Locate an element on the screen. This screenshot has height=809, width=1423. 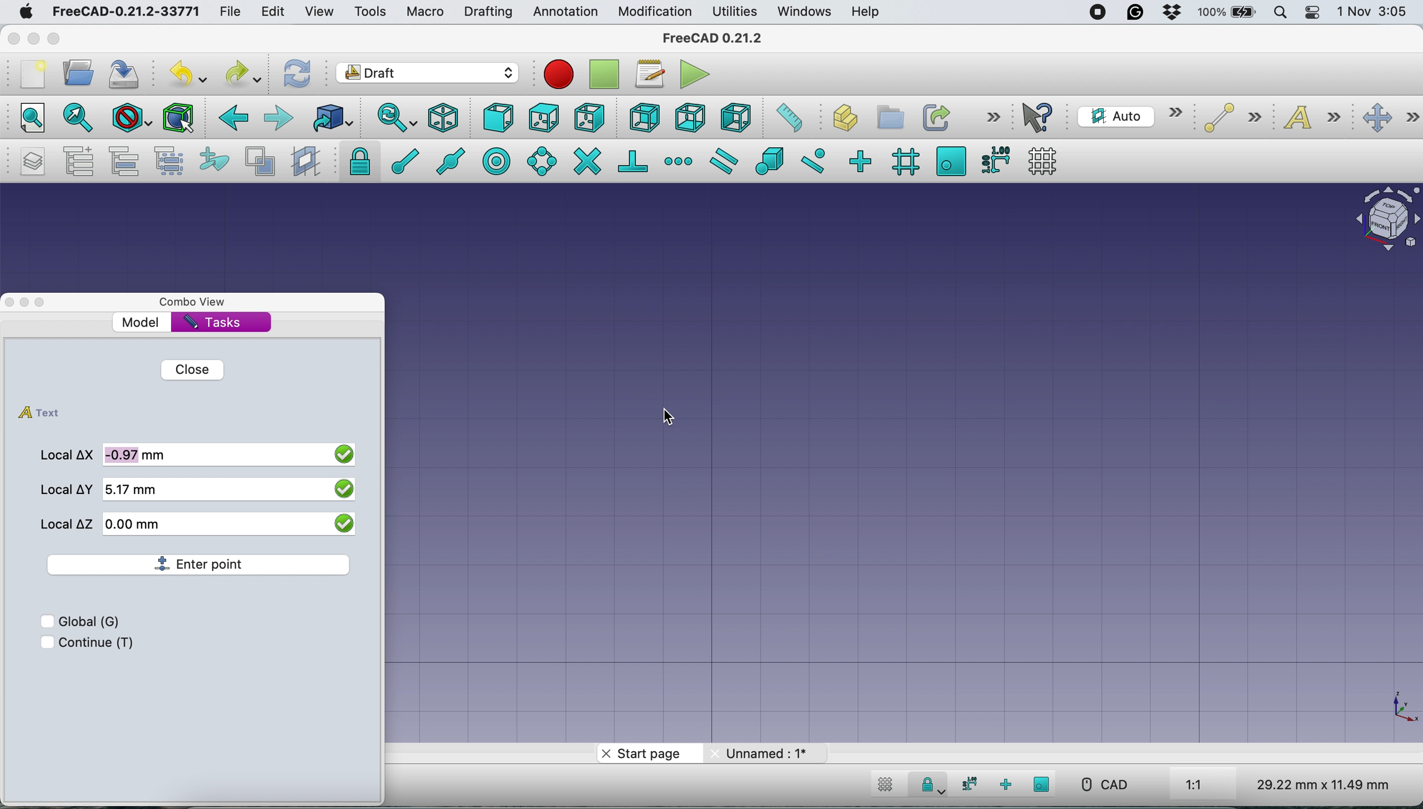
global is located at coordinates (91, 621).